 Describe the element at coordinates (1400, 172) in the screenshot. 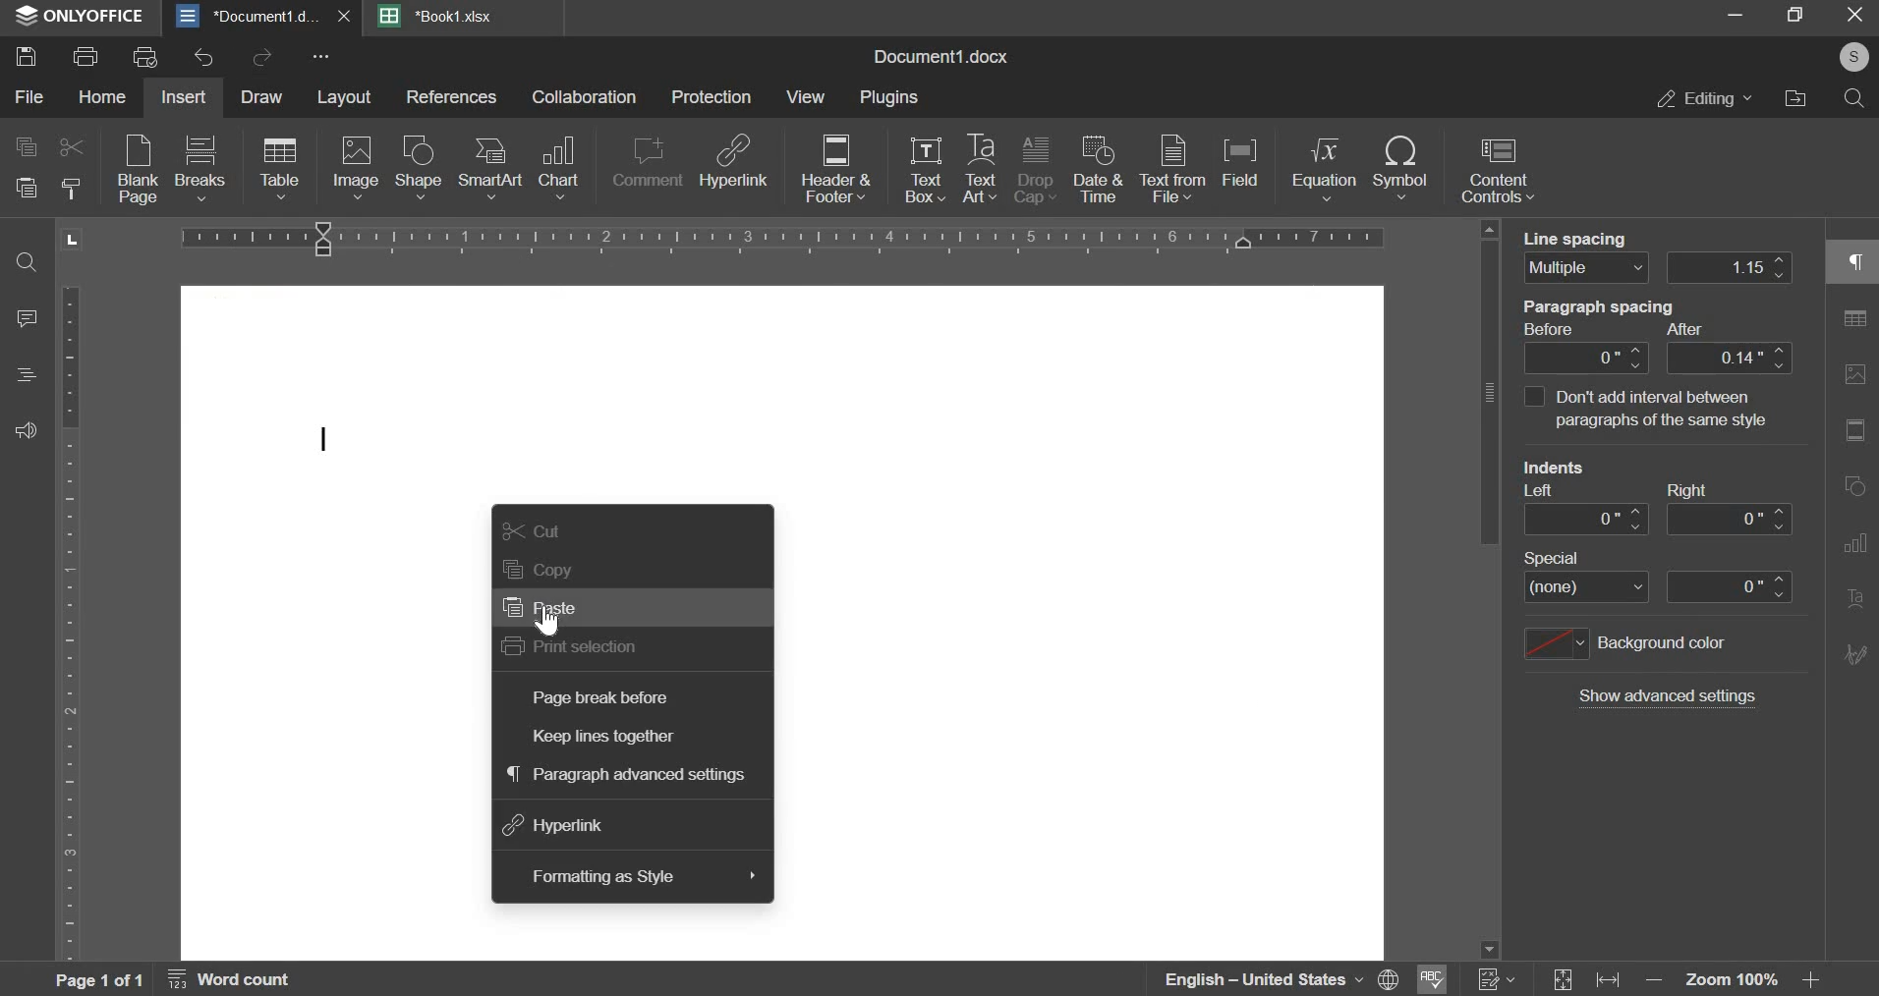

I see `symbol` at that location.